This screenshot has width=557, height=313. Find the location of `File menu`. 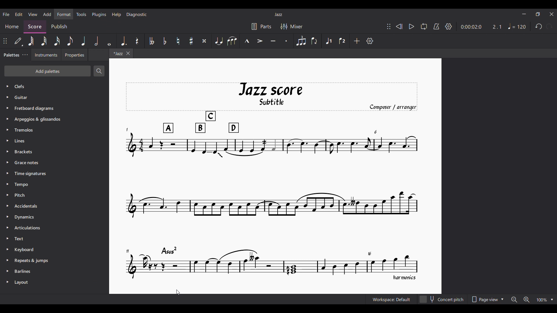

File menu is located at coordinates (6, 14).